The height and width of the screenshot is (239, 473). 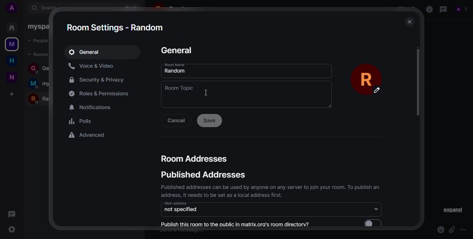 What do you see at coordinates (11, 214) in the screenshot?
I see `threads` at bounding box center [11, 214].